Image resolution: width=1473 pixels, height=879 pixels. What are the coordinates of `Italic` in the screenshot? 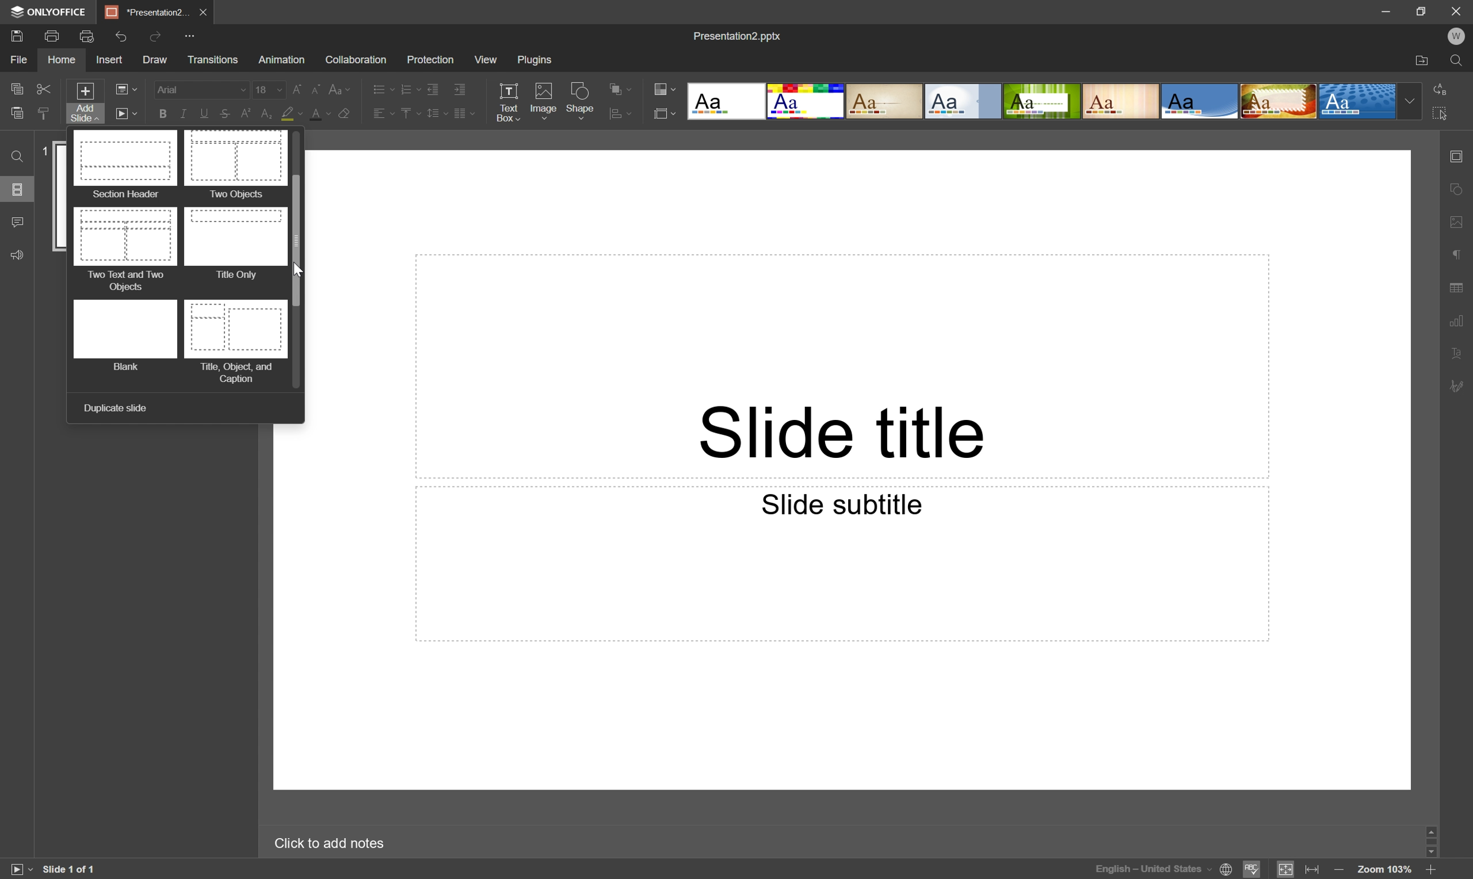 It's located at (181, 115).